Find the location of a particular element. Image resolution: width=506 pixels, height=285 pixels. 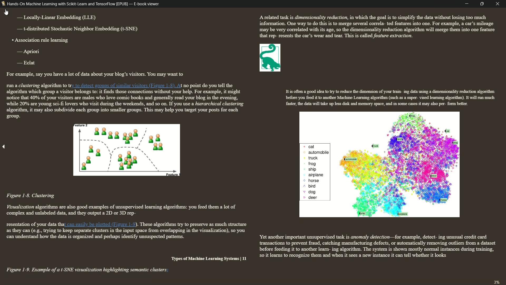

3% is located at coordinates (496, 281).